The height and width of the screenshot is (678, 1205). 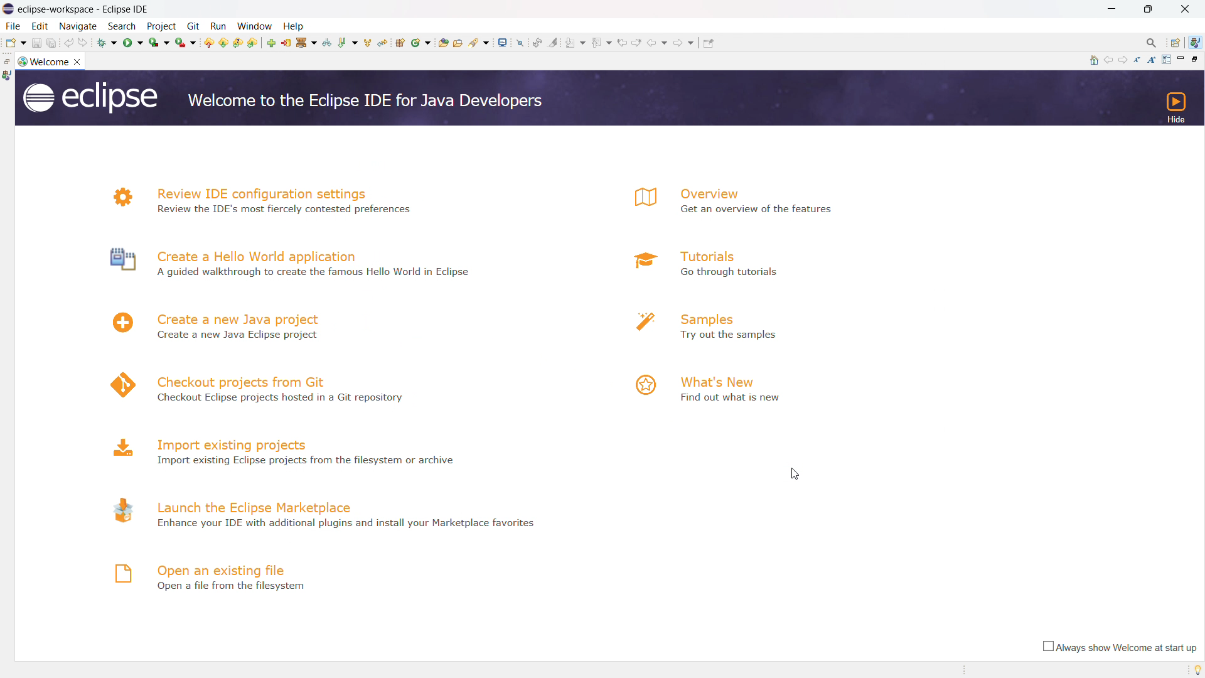 What do you see at coordinates (492, 42) in the screenshot?
I see `forward` at bounding box center [492, 42].